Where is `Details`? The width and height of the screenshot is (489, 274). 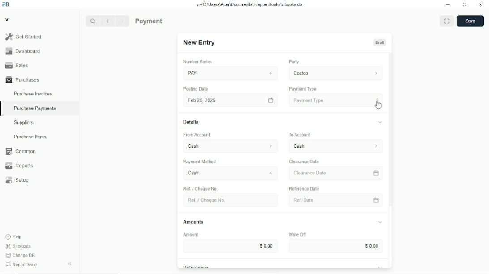
Details is located at coordinates (191, 122).